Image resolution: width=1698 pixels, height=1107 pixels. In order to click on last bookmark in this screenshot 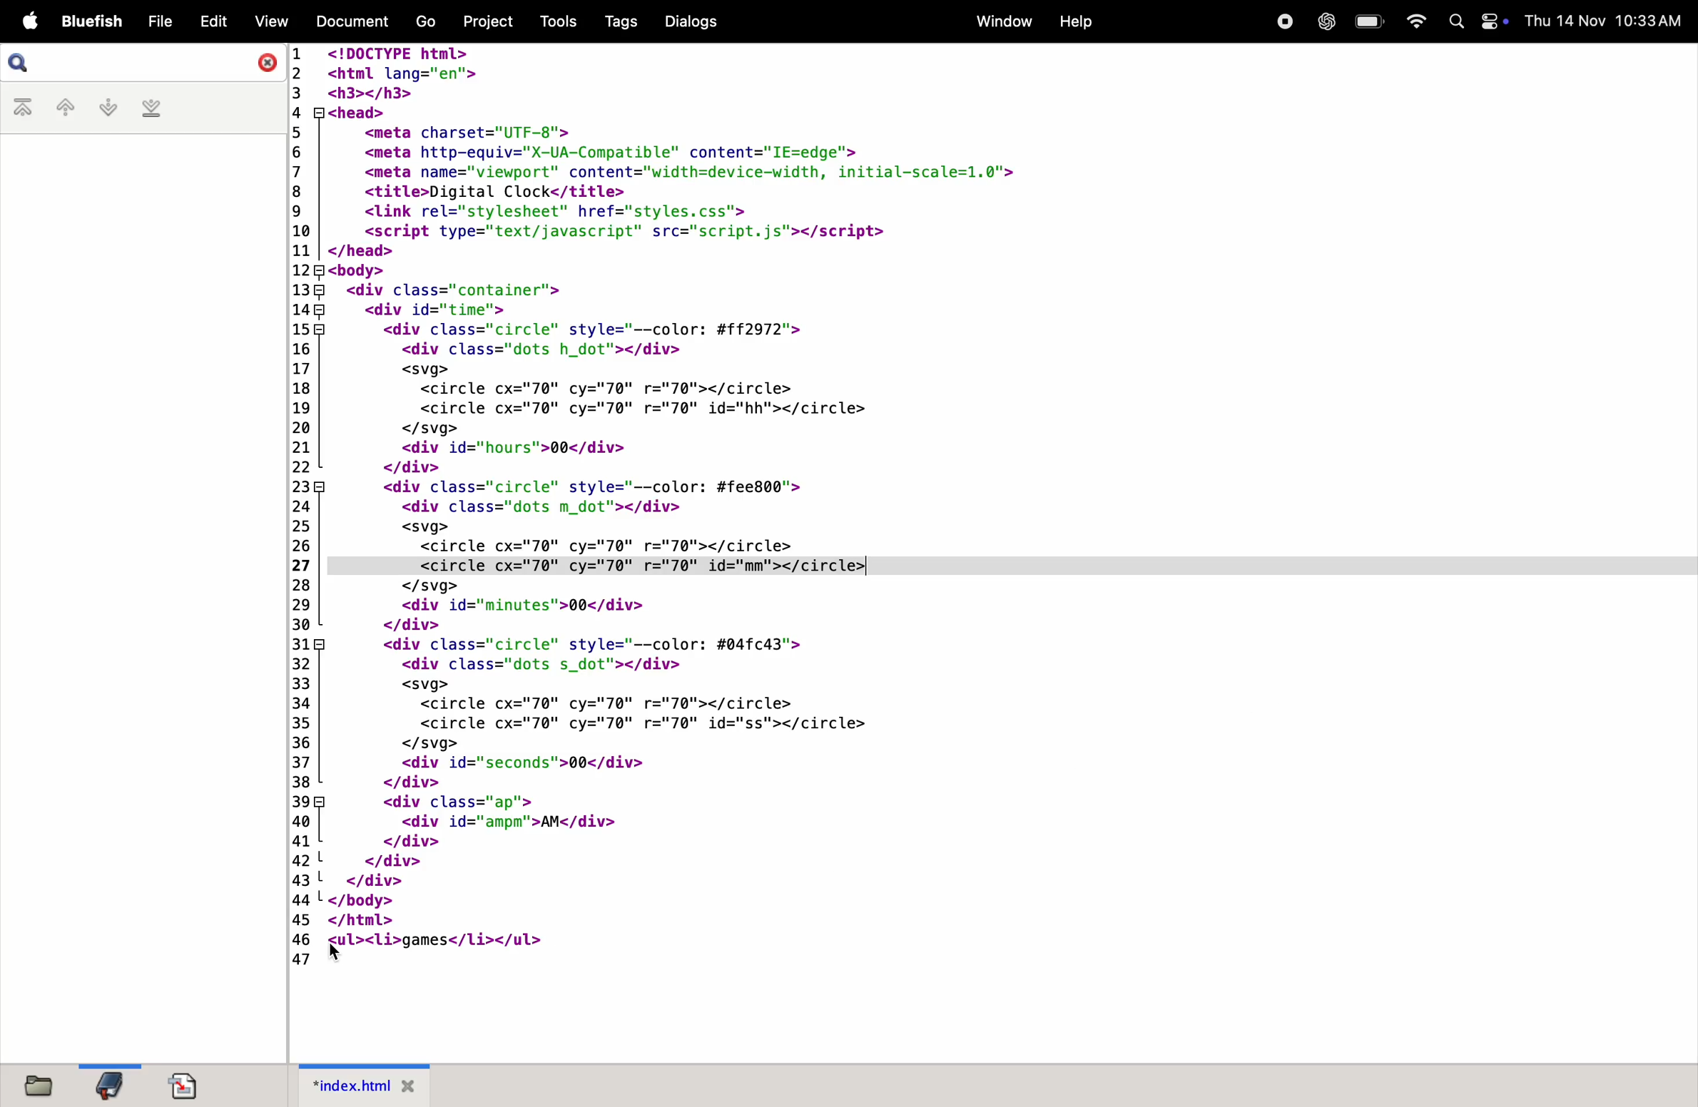, I will do `click(152, 110)`.